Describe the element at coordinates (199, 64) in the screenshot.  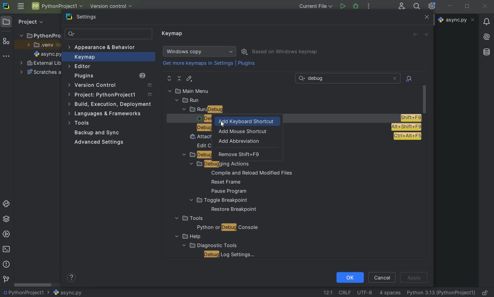
I see `get more keymaps in settings` at that location.